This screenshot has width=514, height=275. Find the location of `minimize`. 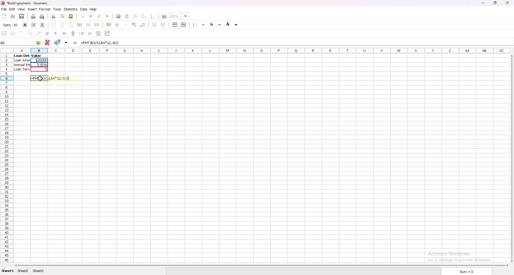

minimize is located at coordinates (483, 3).